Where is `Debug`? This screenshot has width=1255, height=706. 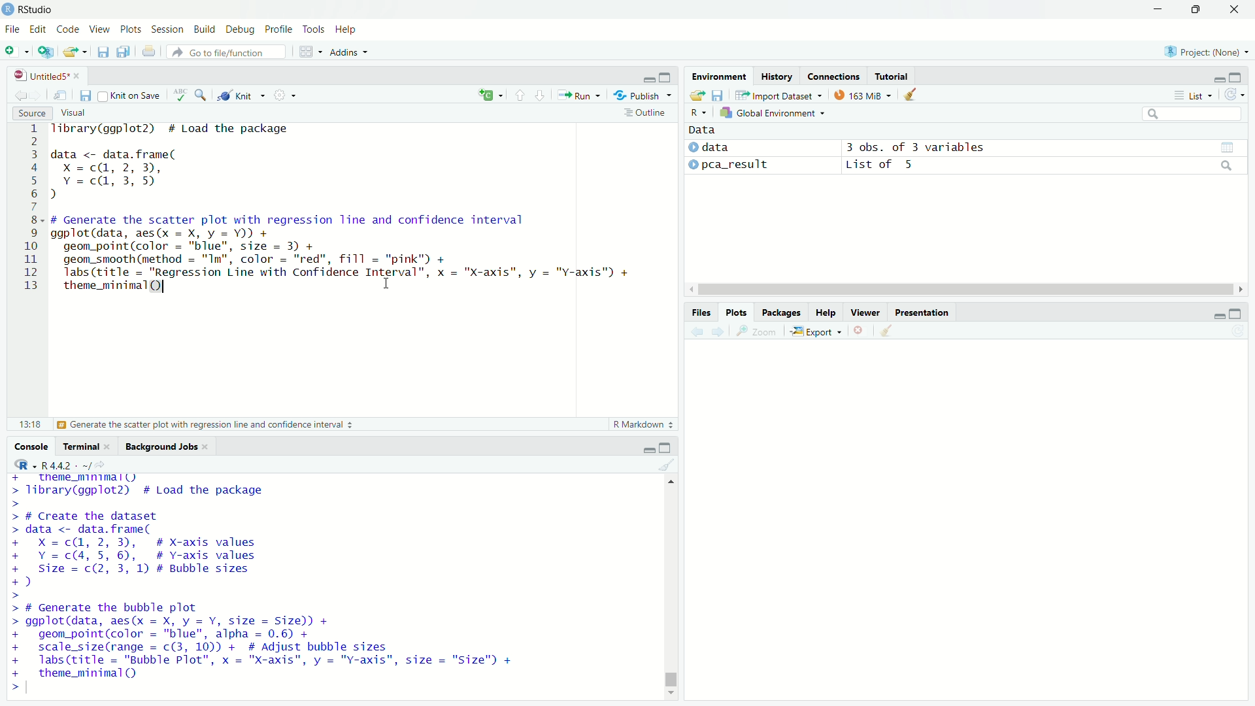
Debug is located at coordinates (240, 29).